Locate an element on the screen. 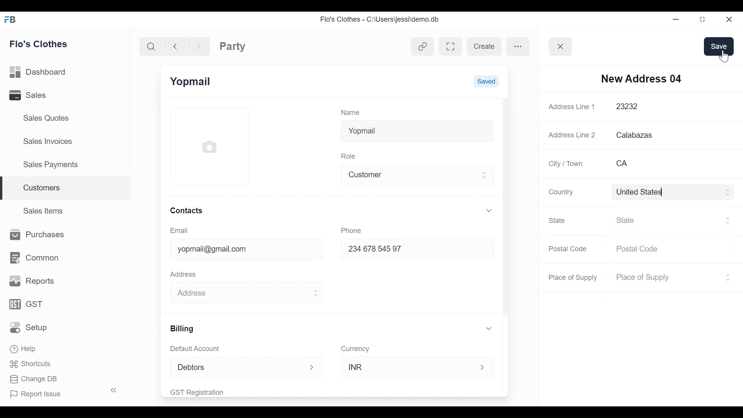  Dashboard is located at coordinates (40, 72).